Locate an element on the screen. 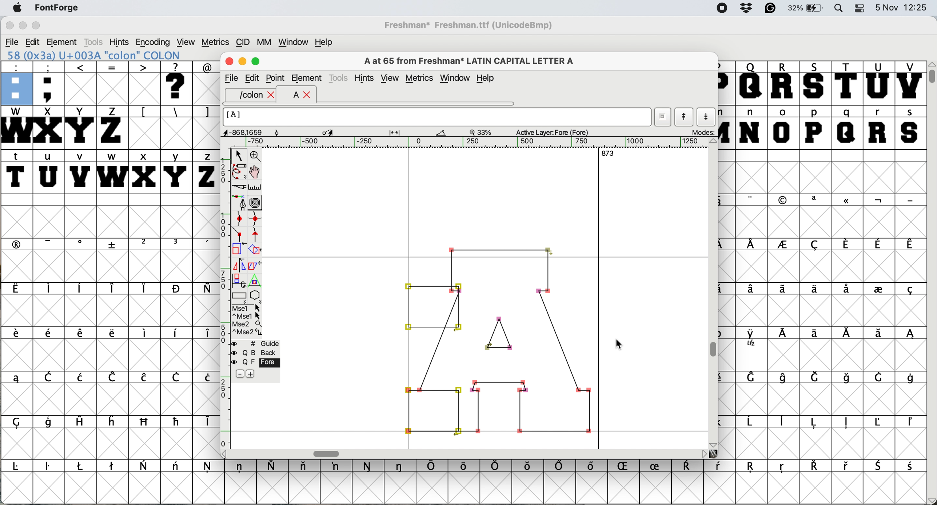 This screenshot has width=937, height=505. symbol is located at coordinates (911, 377).